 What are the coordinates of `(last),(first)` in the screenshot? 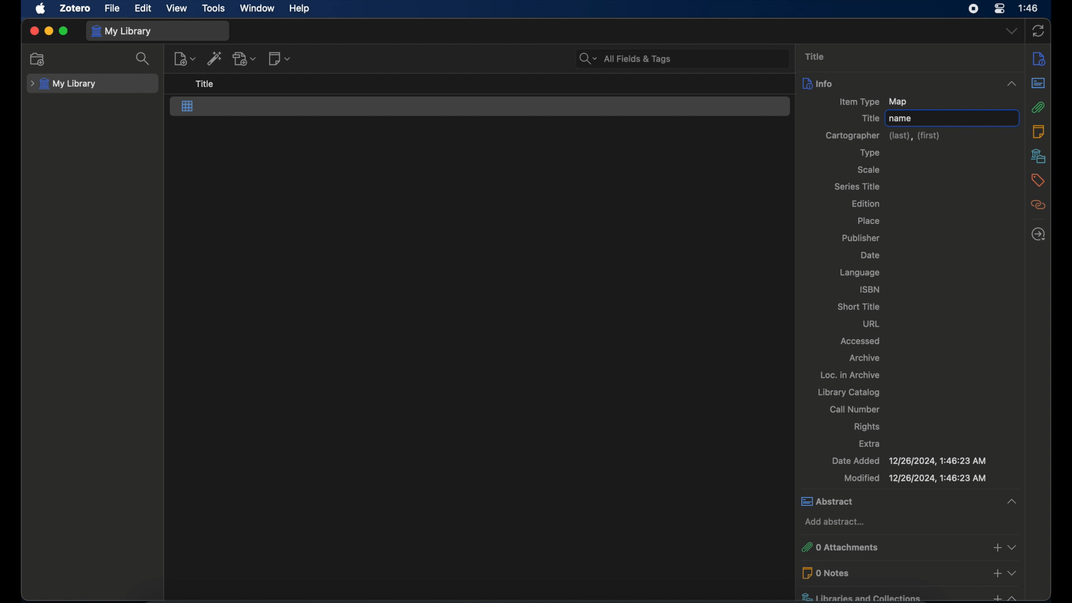 It's located at (915, 136).